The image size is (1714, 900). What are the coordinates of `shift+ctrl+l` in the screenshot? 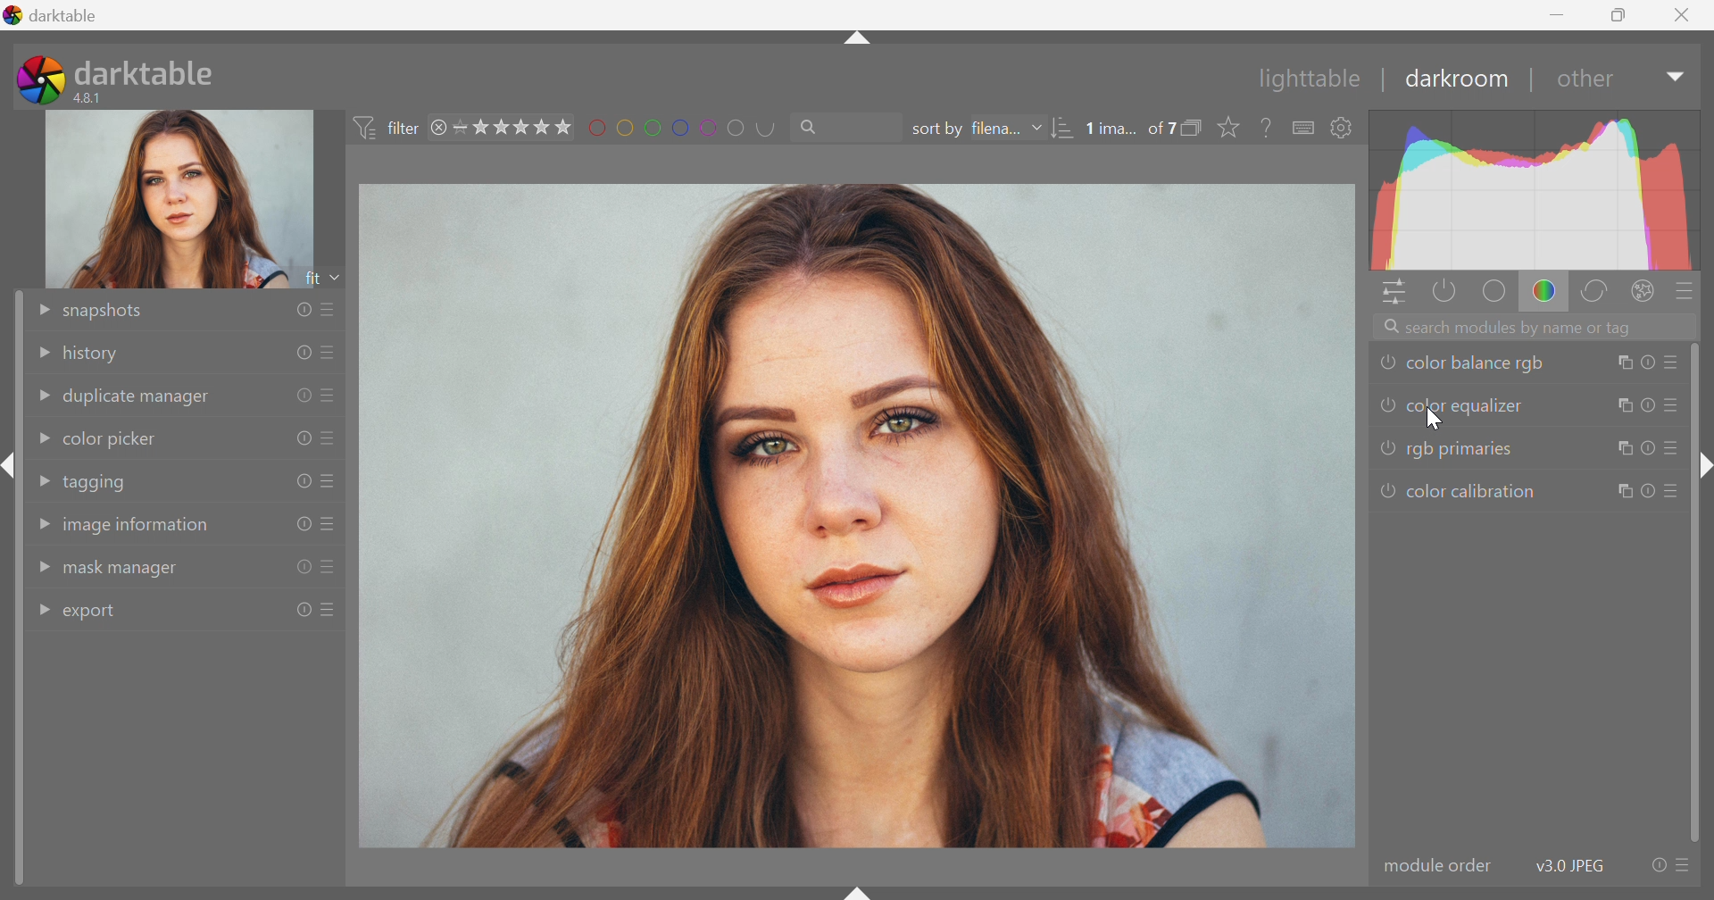 It's located at (11, 465).